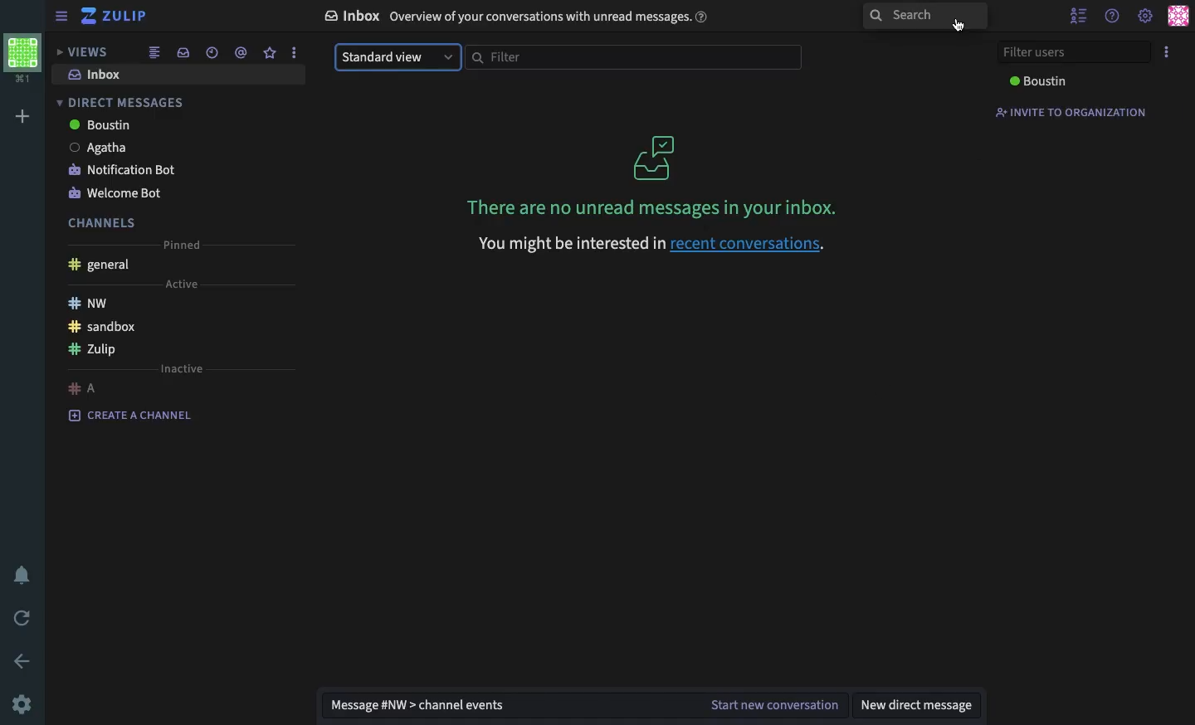 The image size is (1195, 725). I want to click on inbox , so click(96, 75).